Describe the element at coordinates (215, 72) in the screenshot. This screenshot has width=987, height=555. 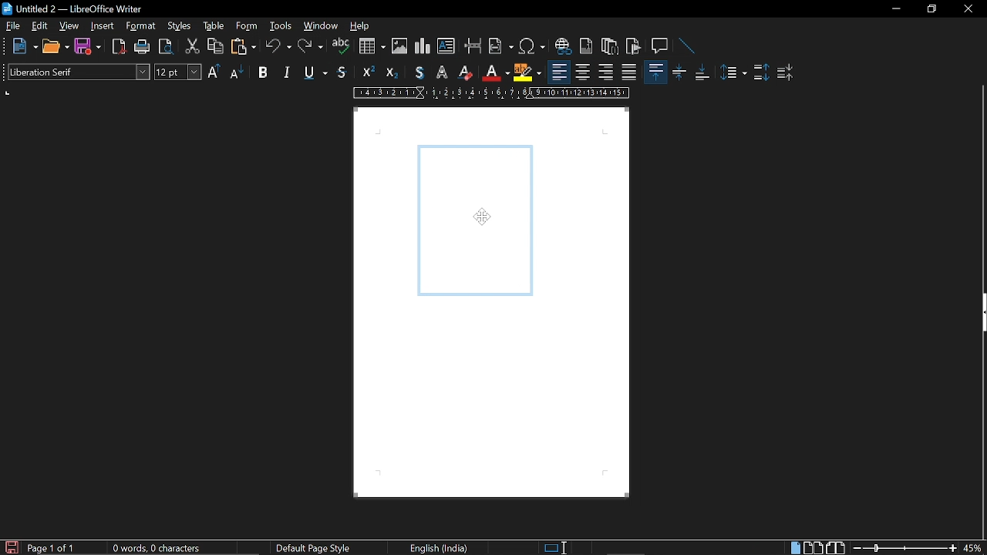
I see `Increase text size` at that location.